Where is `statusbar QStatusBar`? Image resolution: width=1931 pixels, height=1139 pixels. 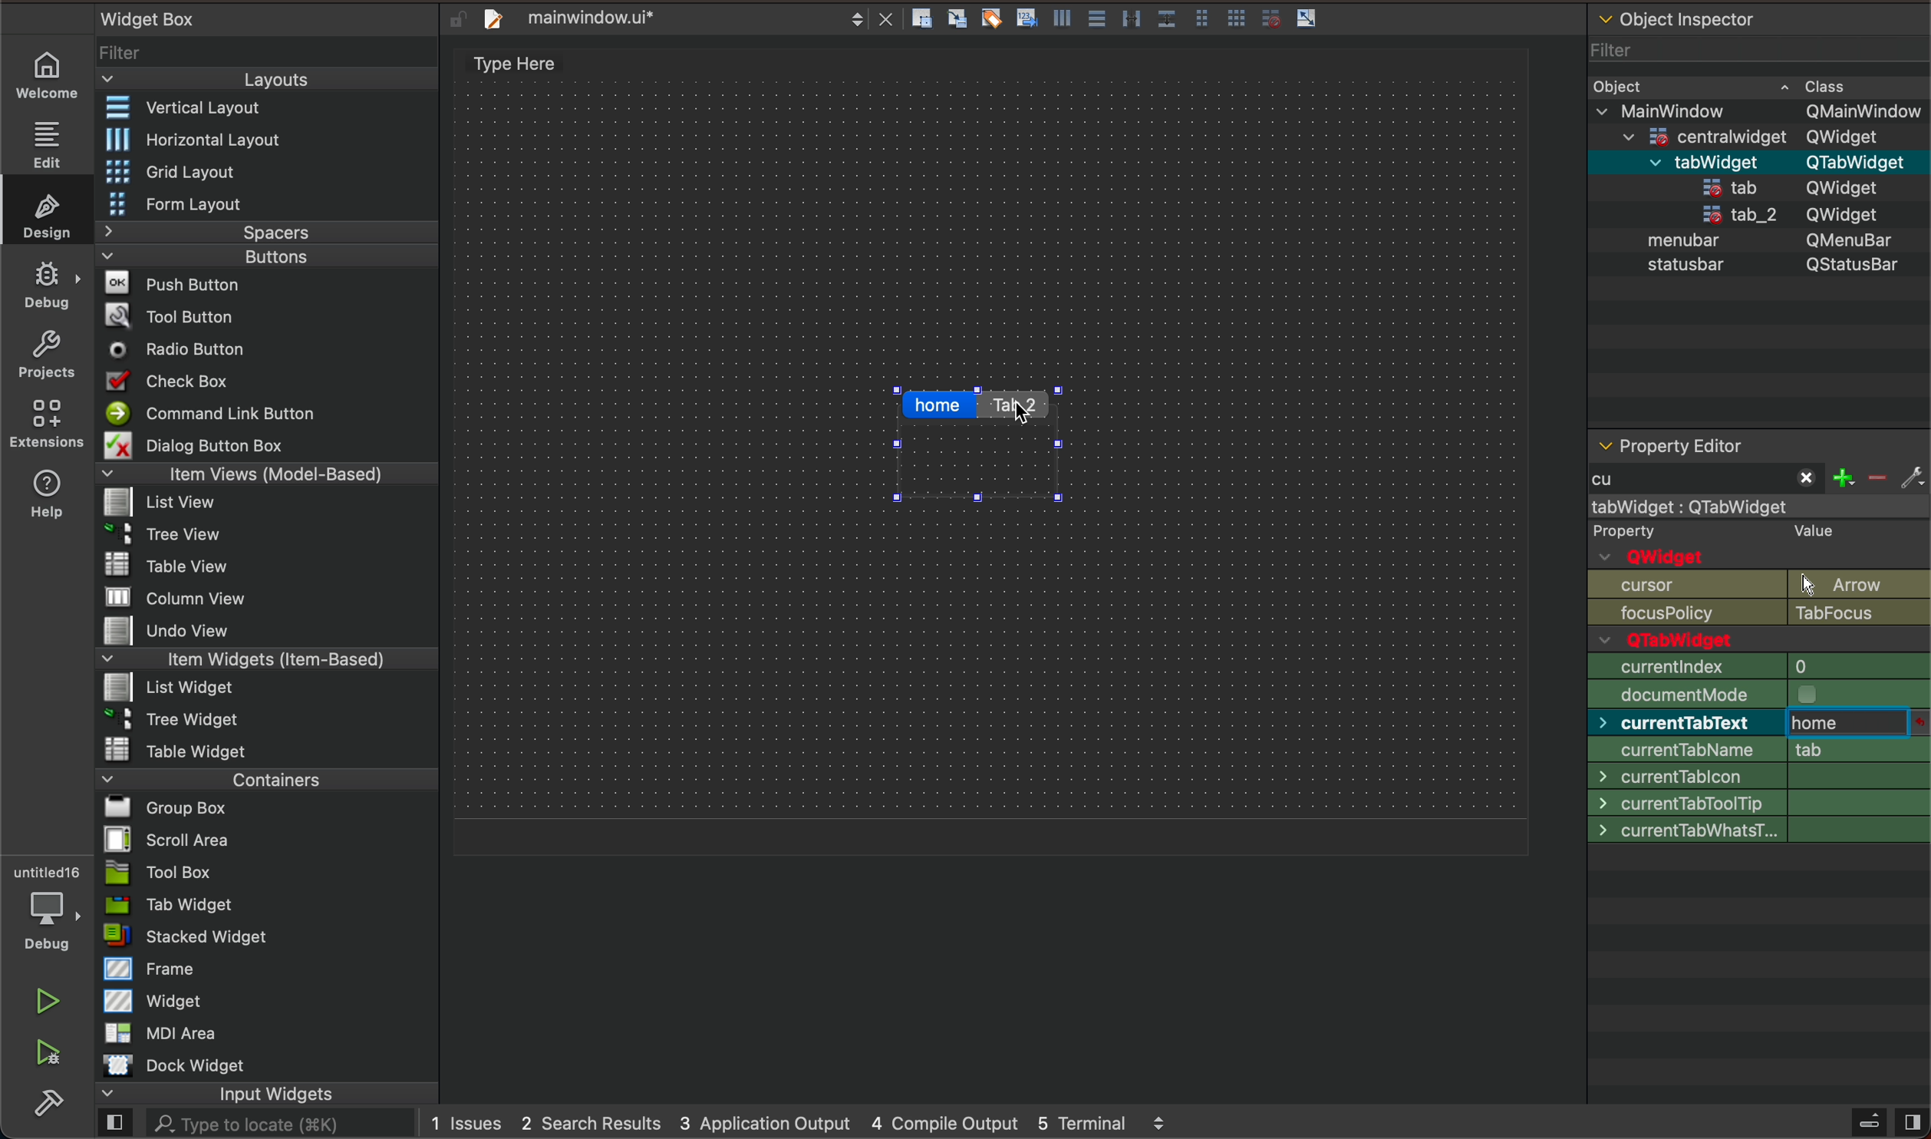
statusbar QStatusBar is located at coordinates (1757, 187).